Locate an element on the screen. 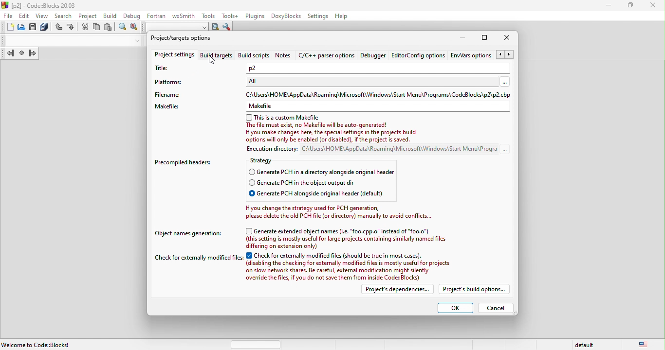 This screenshot has width=665, height=350. (disabling the checking for externally modified files is mostly useful for projects
on slow network shares. Be careful, extemal modification might silently.
ovanide the fies. ¥ vou do net seve them rom inside CofeBioria) is located at coordinates (353, 271).